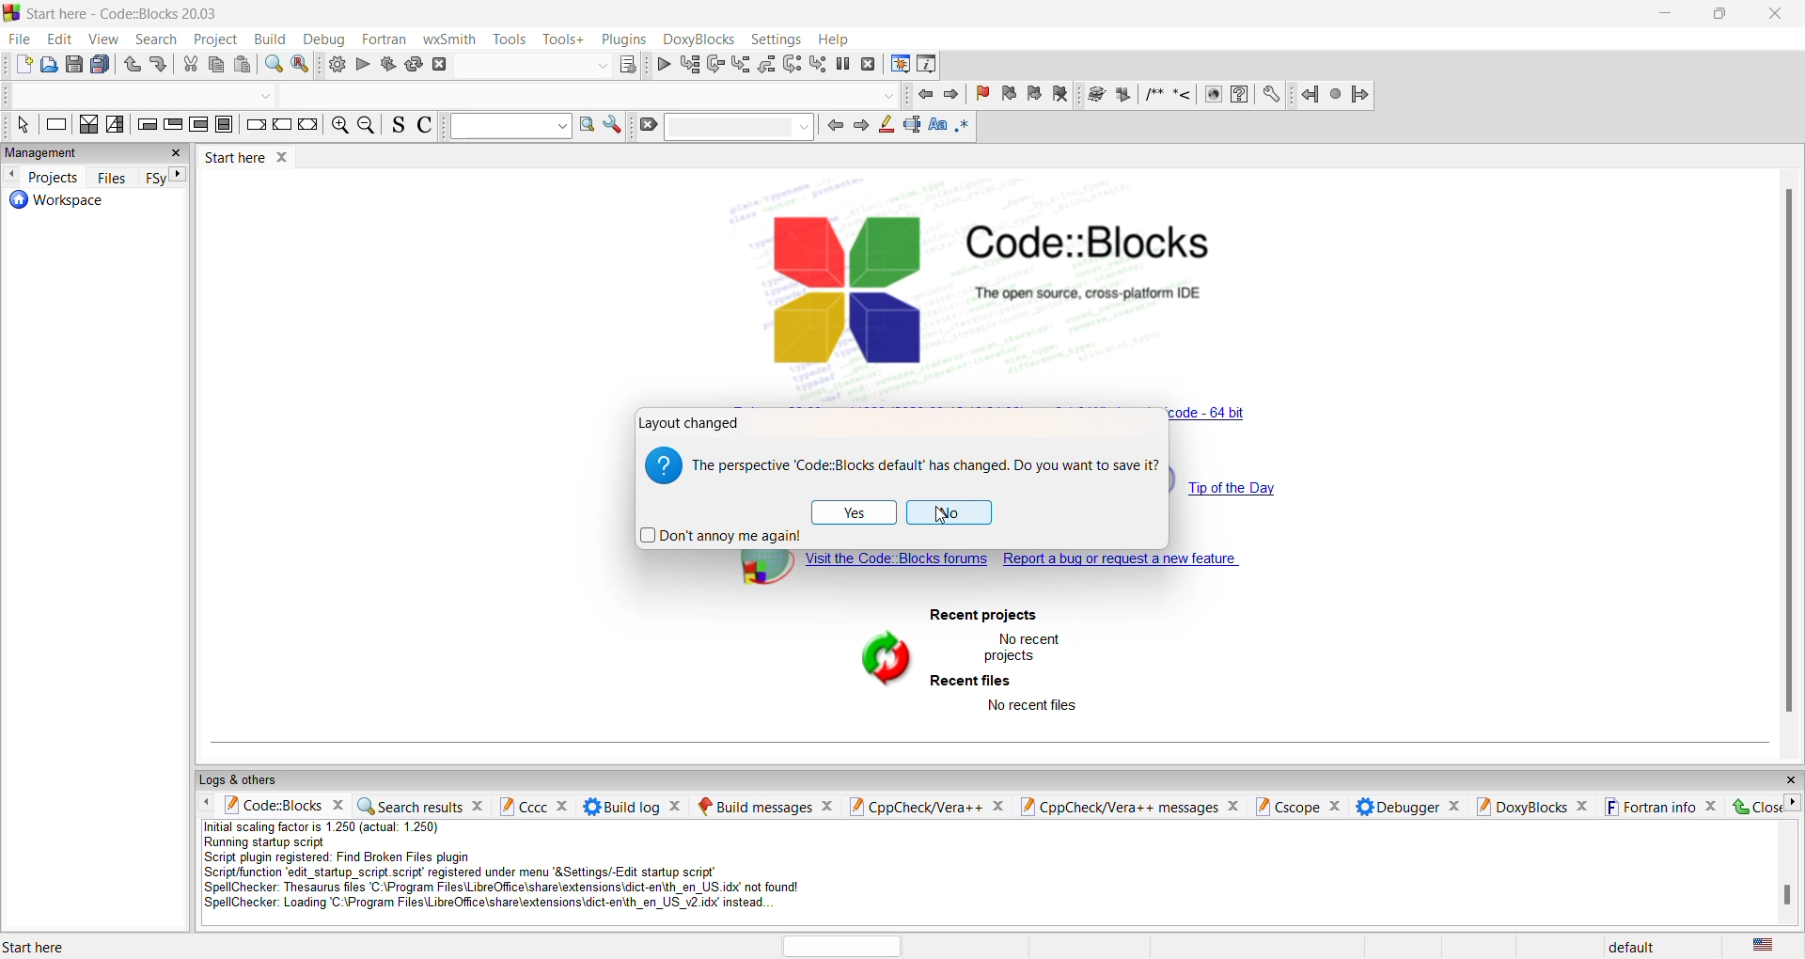 This screenshot has width=1805, height=959. I want to click on Code::Blocks, so click(1092, 241).